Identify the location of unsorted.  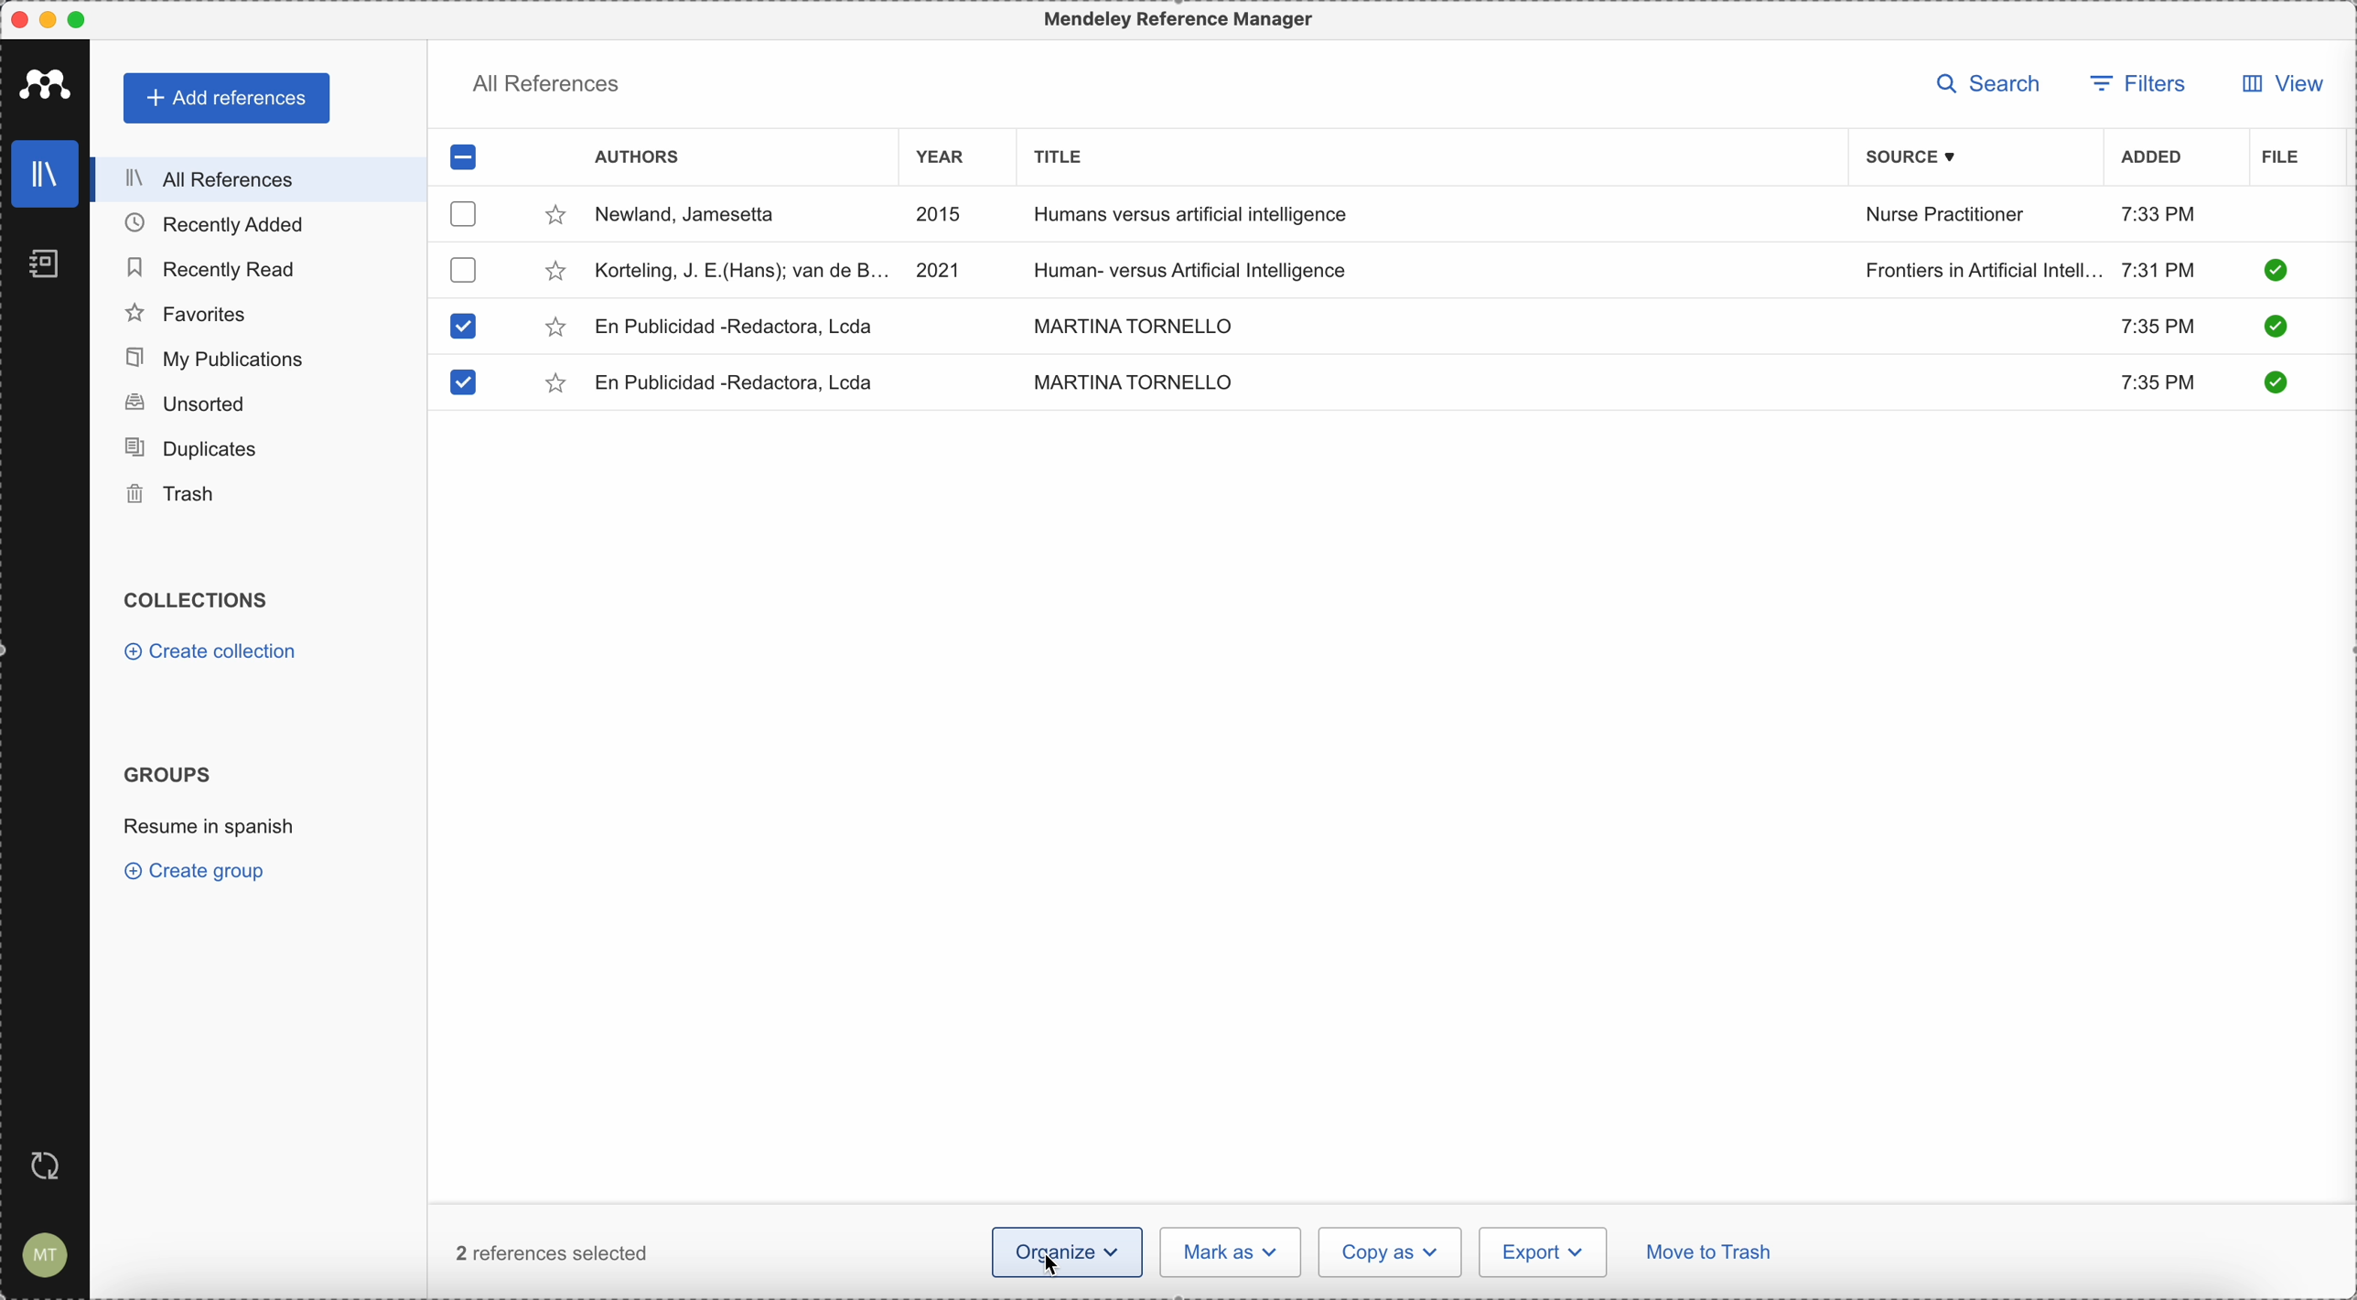
(184, 403).